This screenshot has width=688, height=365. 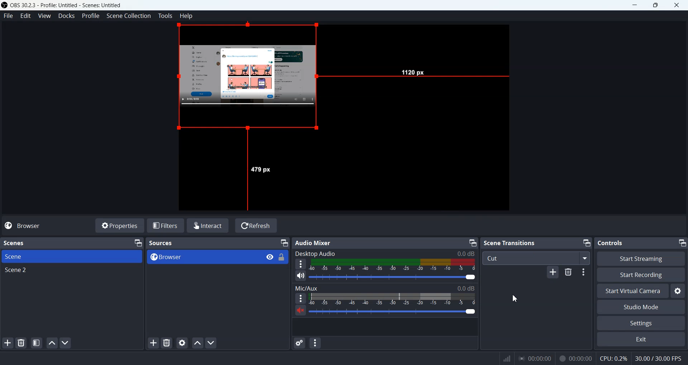 I want to click on Minimize, so click(x=138, y=243).